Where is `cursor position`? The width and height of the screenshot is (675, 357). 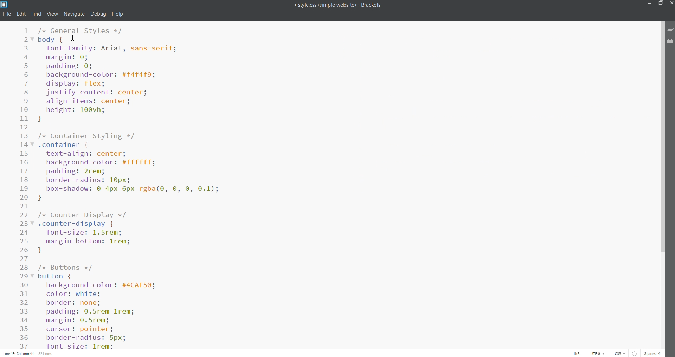
cursor position is located at coordinates (29, 353).